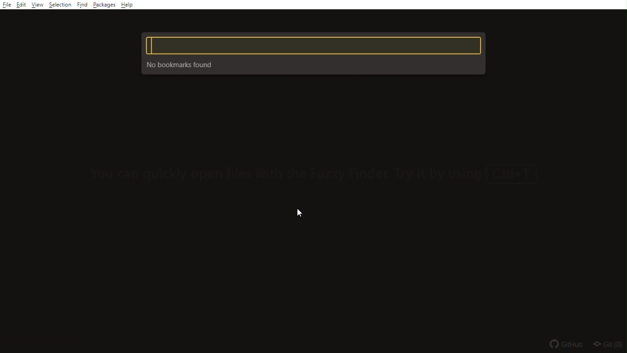 The width and height of the screenshot is (627, 353). What do you see at coordinates (38, 6) in the screenshot?
I see `View` at bounding box center [38, 6].